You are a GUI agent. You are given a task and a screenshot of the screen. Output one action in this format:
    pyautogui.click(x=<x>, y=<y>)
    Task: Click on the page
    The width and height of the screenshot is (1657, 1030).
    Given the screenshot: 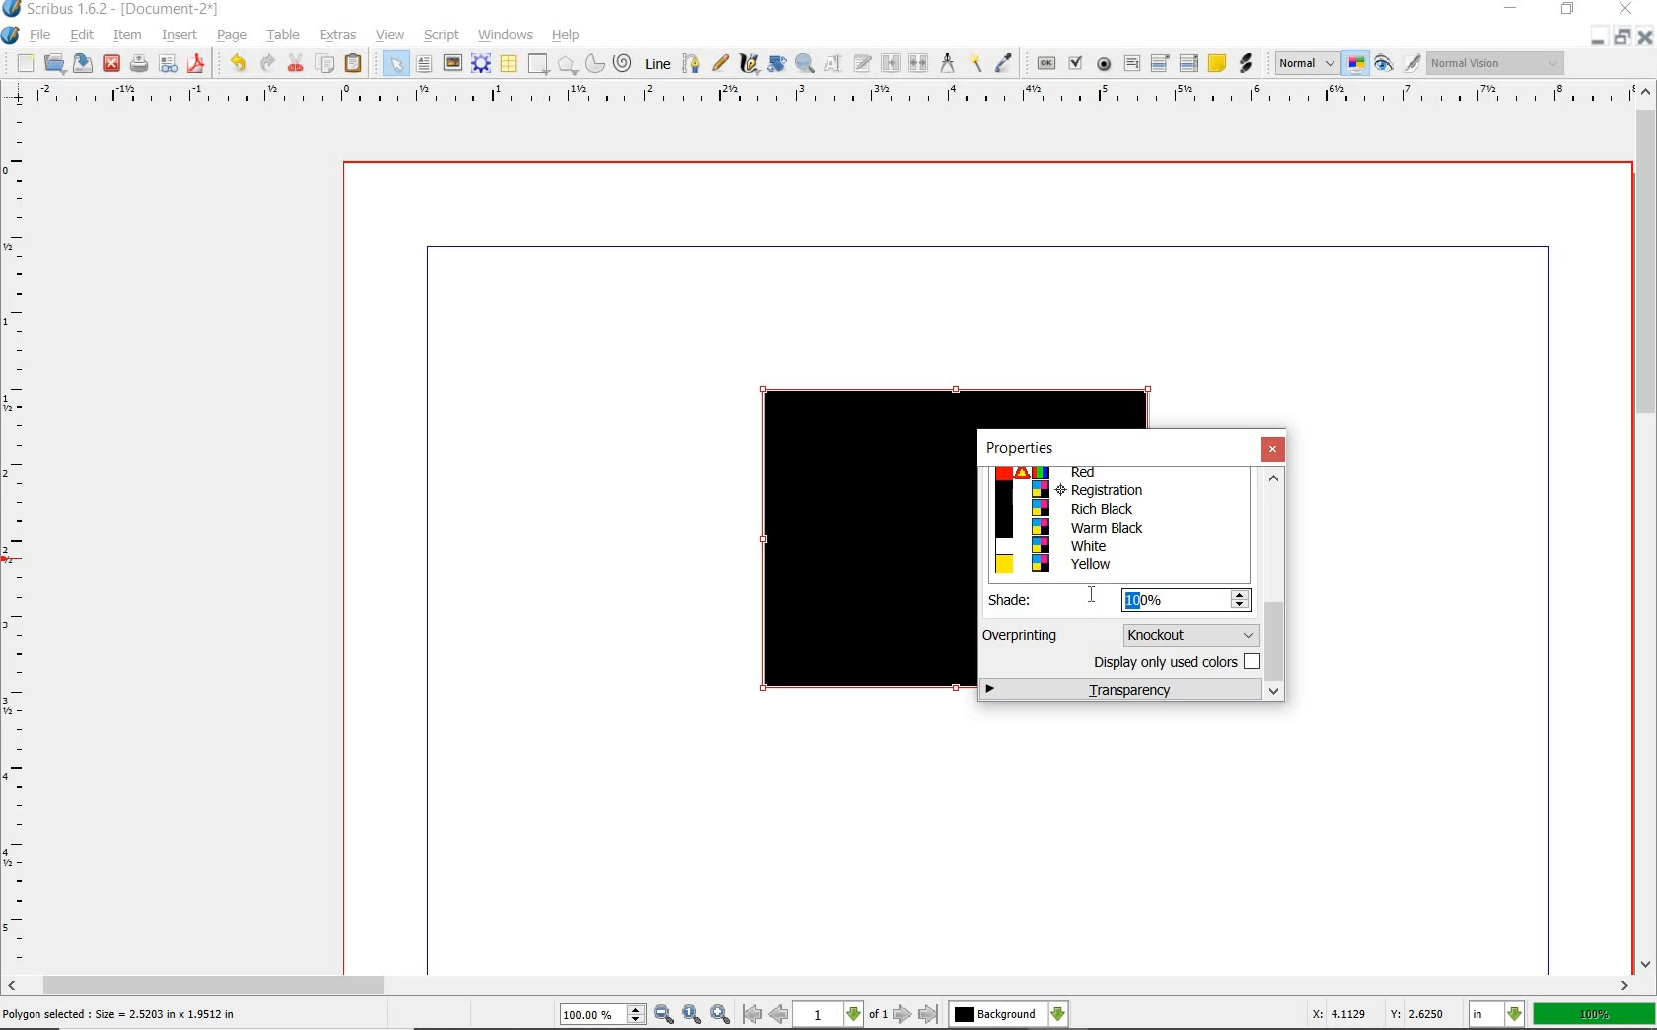 What is the action you would take?
    pyautogui.click(x=233, y=37)
    